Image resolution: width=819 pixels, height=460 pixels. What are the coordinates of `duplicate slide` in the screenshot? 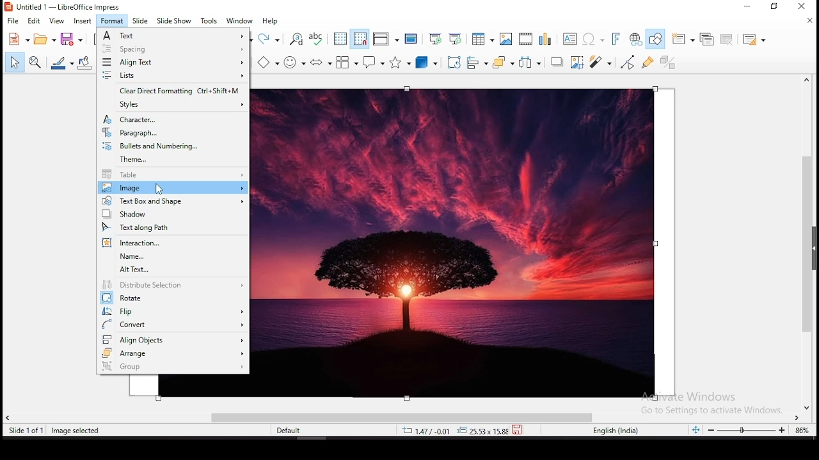 It's located at (705, 38).